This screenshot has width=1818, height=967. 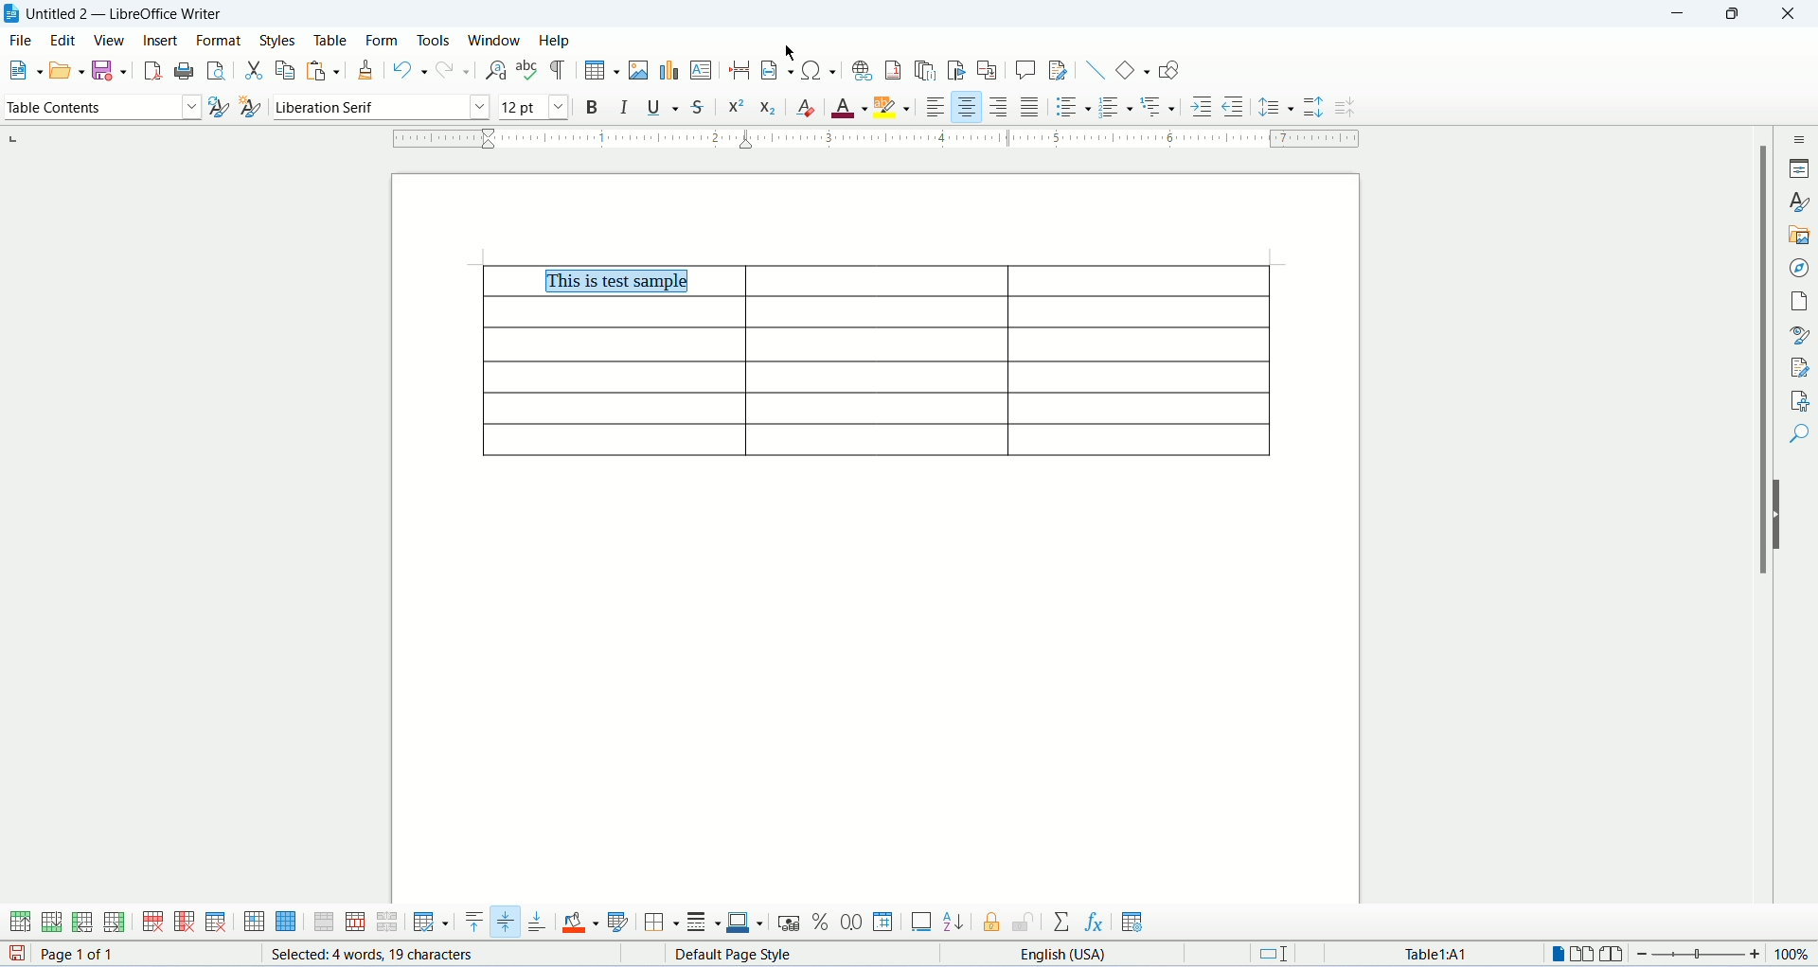 What do you see at coordinates (1801, 367) in the screenshot?
I see `manage changes` at bounding box center [1801, 367].